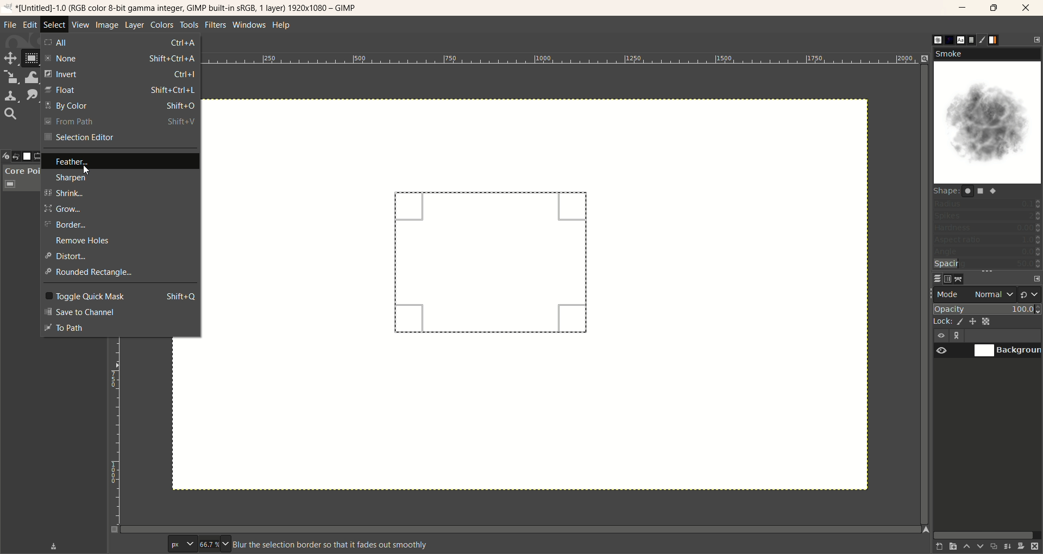 This screenshot has height=554, width=1043. I want to click on layer, so click(937, 279).